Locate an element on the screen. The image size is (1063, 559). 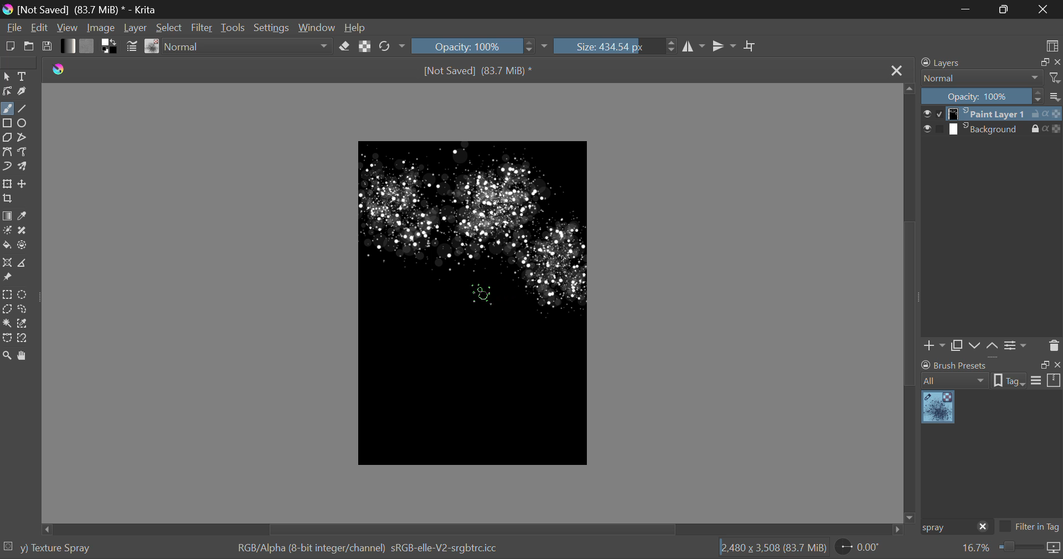
logo is located at coordinates (59, 70).